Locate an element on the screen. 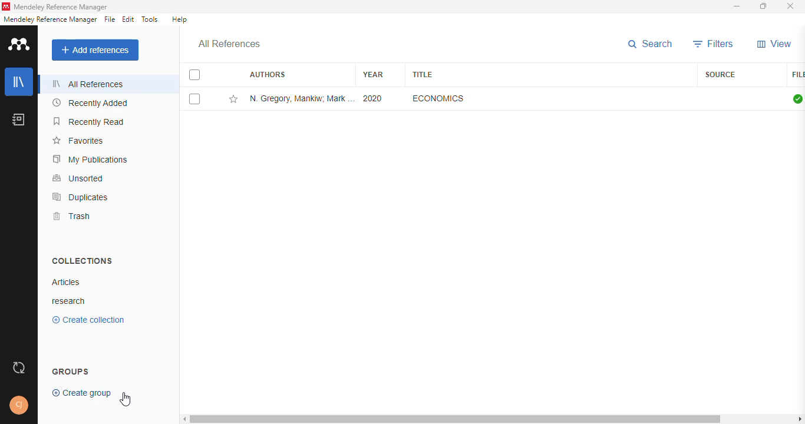  profile is located at coordinates (19, 406).